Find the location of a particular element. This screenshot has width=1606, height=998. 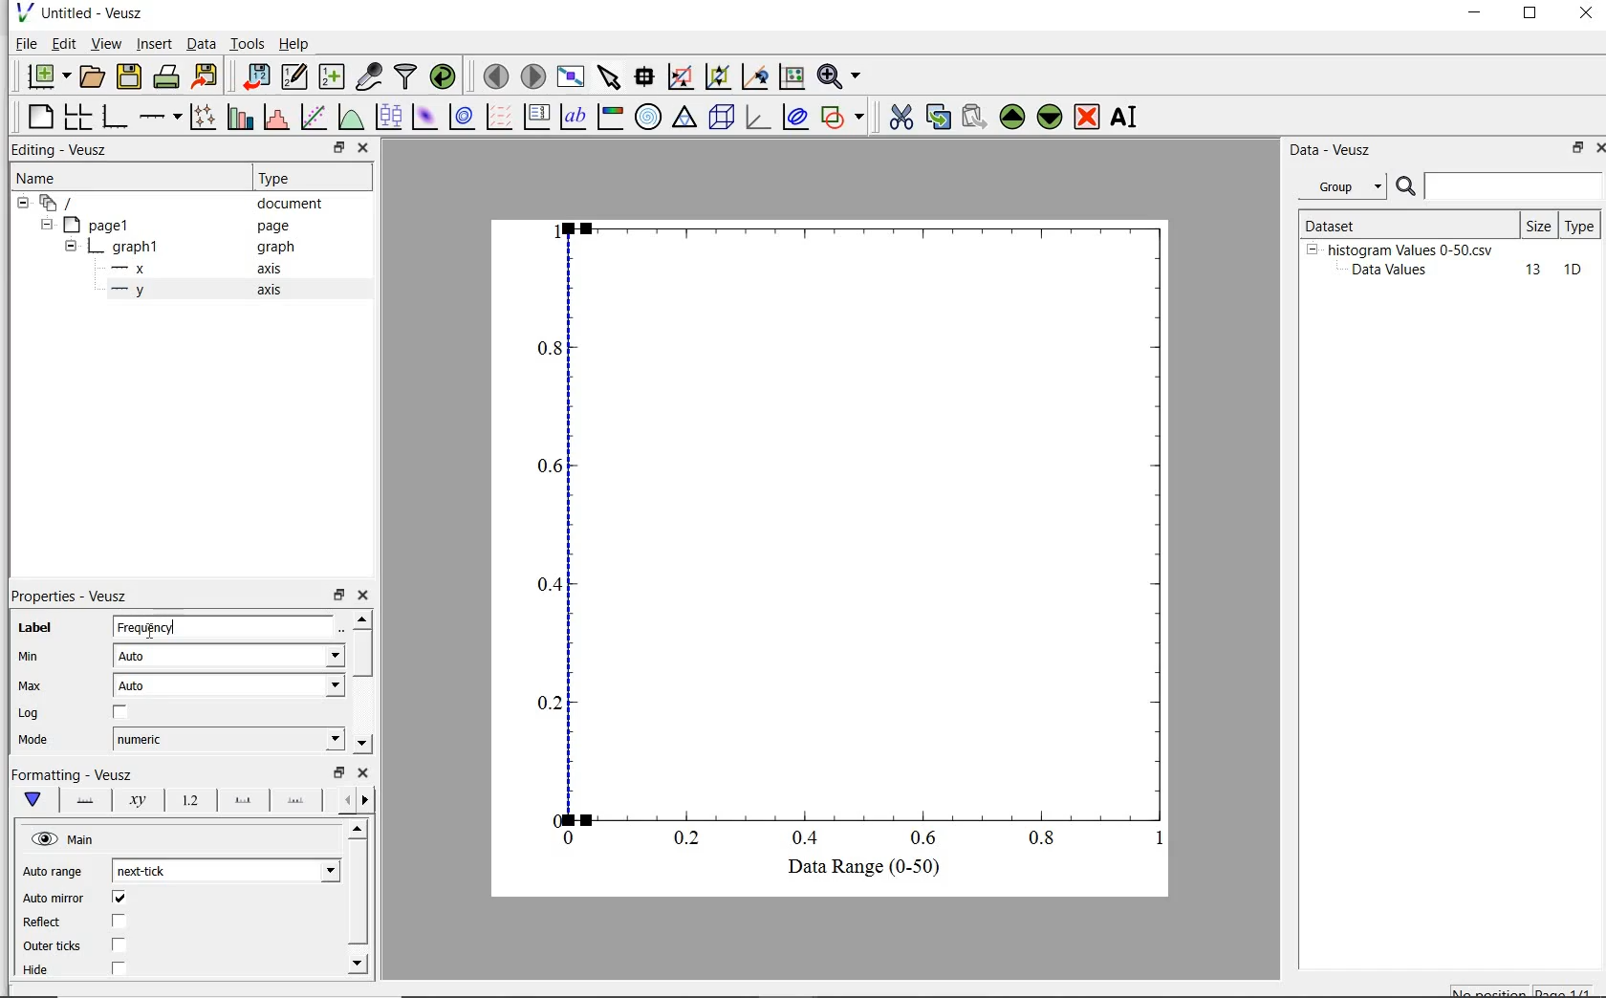

reload linked datasets is located at coordinates (446, 76).